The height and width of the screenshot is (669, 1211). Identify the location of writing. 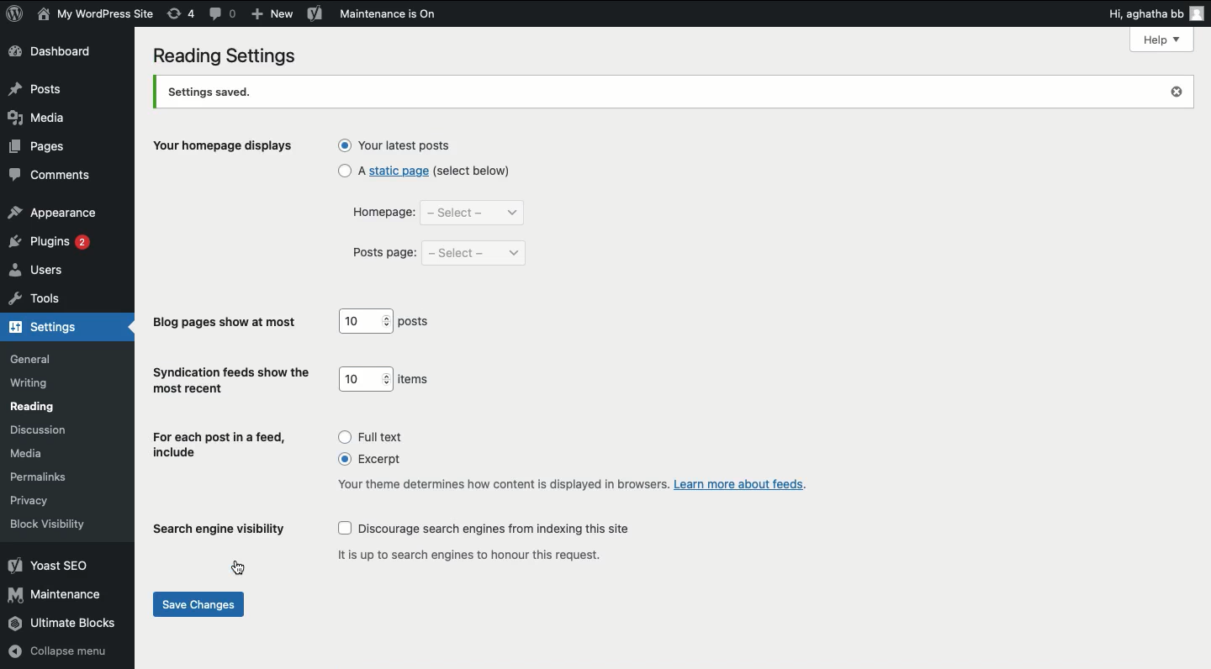
(30, 382).